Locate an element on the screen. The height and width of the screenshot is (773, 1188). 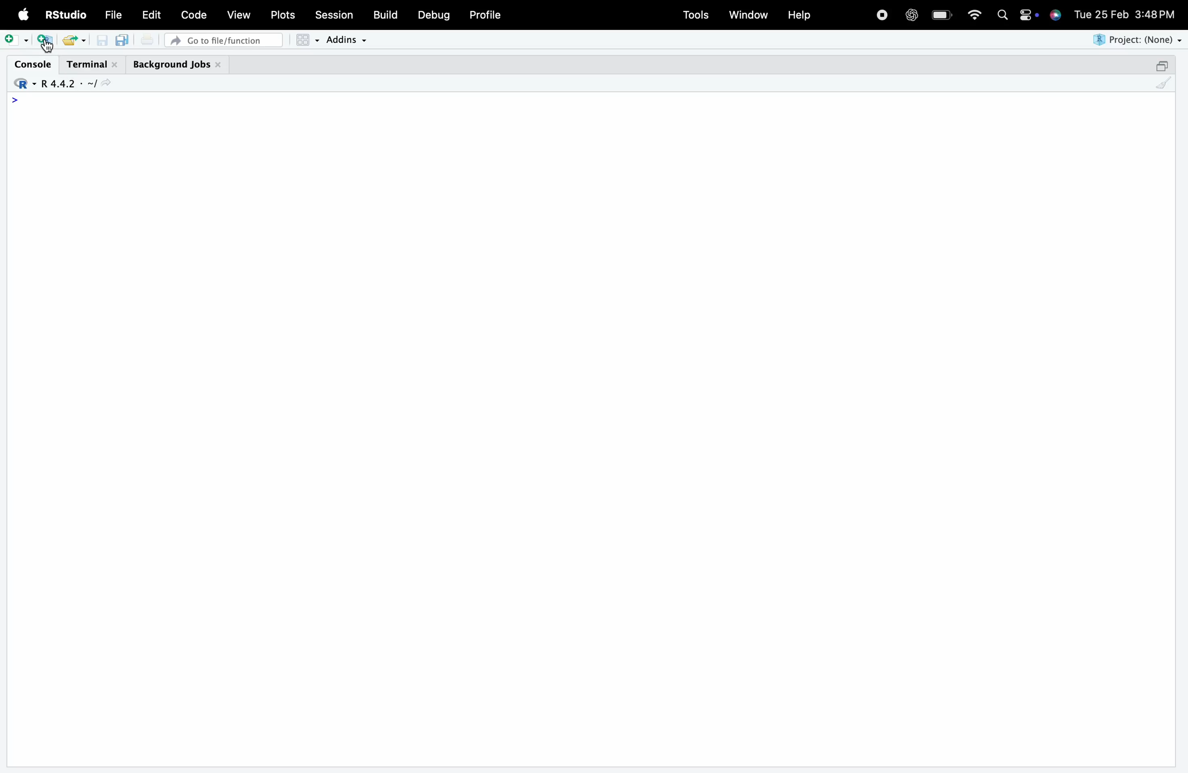
search is located at coordinates (1003, 15).